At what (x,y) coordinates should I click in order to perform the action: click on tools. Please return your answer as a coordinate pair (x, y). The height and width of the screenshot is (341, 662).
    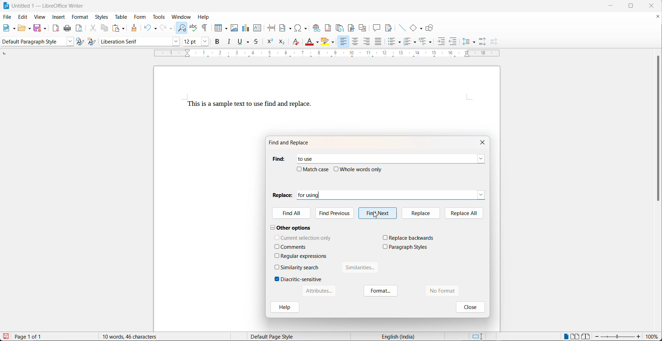
    Looking at the image, I should click on (160, 17).